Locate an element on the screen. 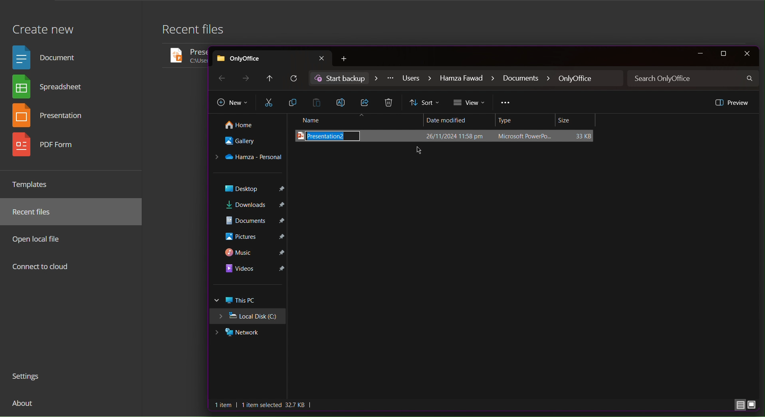 The height and width of the screenshot is (417, 765). Recent Files is located at coordinates (36, 212).